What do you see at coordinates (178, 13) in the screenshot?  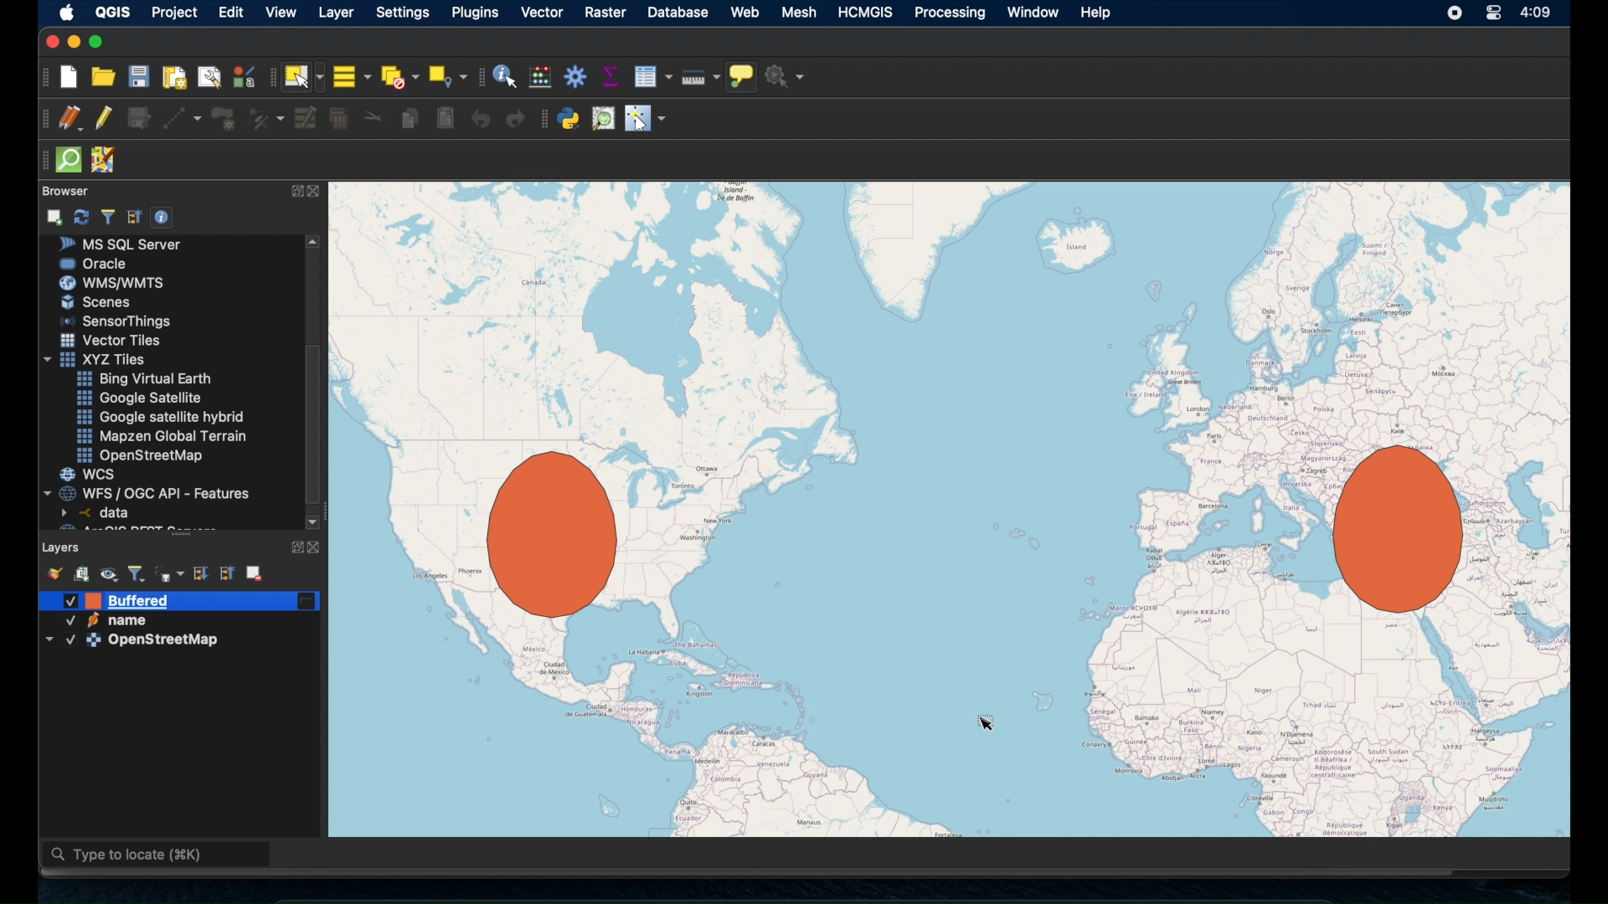 I see `project` at bounding box center [178, 13].